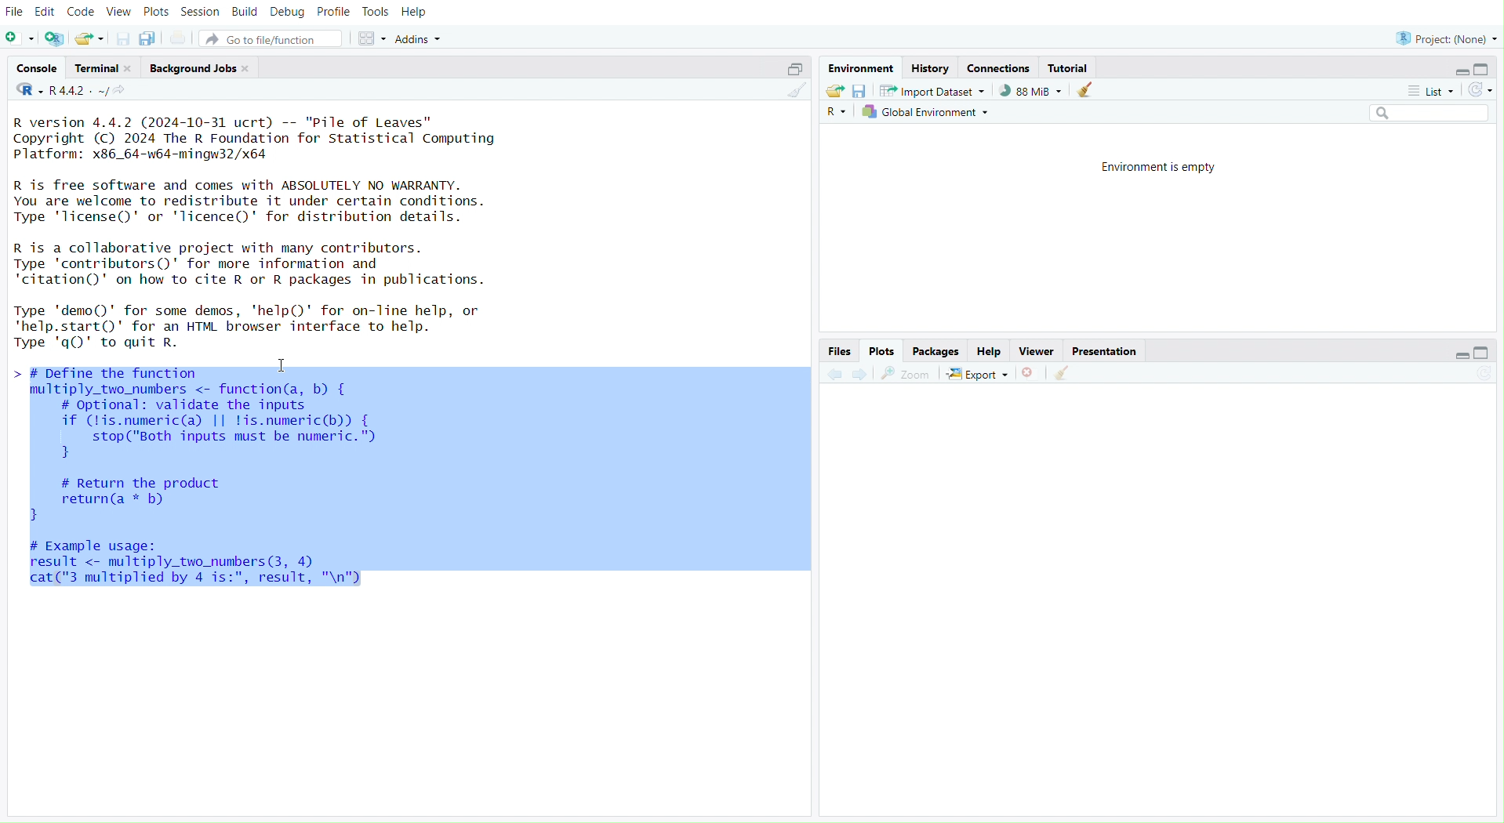  I want to click on Environment, so click(859, 68).